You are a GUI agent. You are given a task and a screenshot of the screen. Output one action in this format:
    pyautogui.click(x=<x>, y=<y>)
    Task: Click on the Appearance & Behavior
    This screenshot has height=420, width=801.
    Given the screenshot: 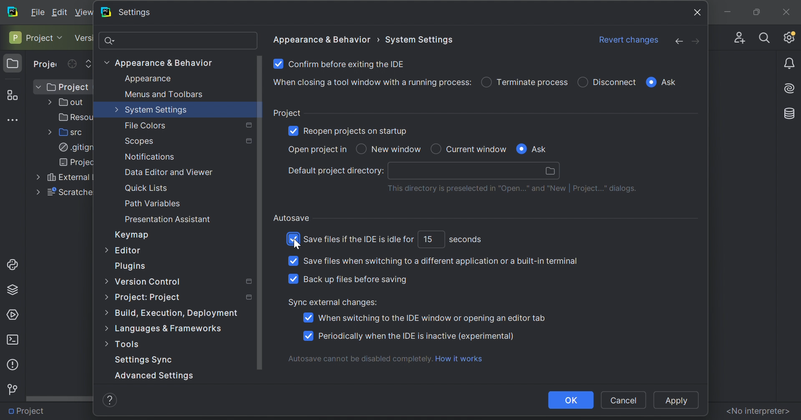 What is the action you would take?
    pyautogui.click(x=165, y=62)
    